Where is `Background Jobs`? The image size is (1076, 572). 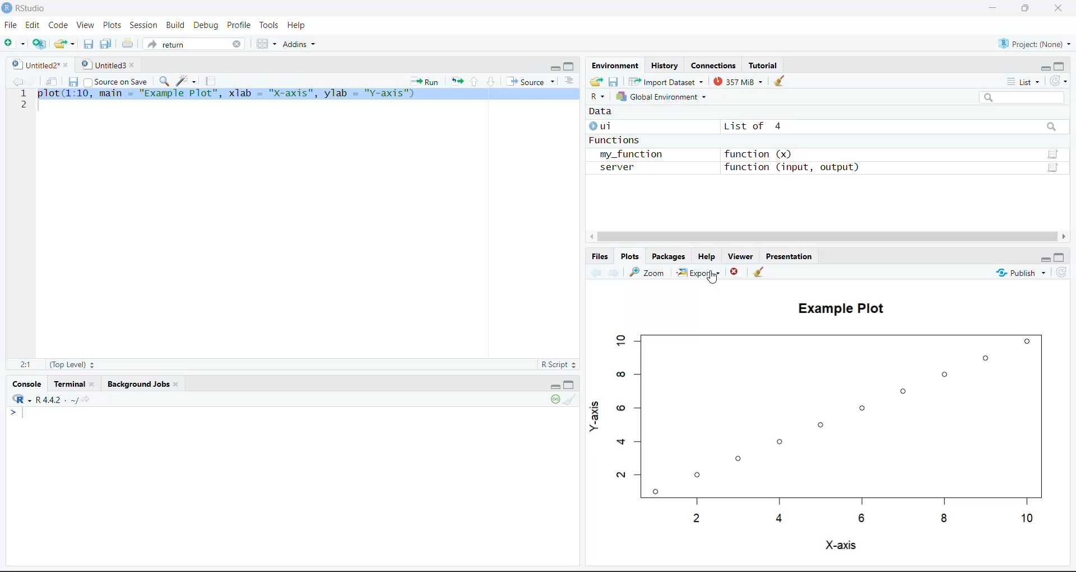 Background Jobs is located at coordinates (140, 383).